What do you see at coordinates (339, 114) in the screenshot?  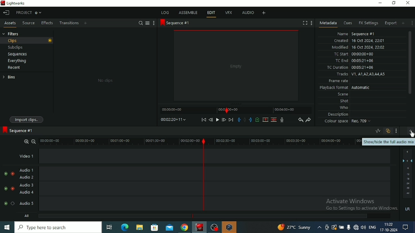 I see `Description` at bounding box center [339, 114].